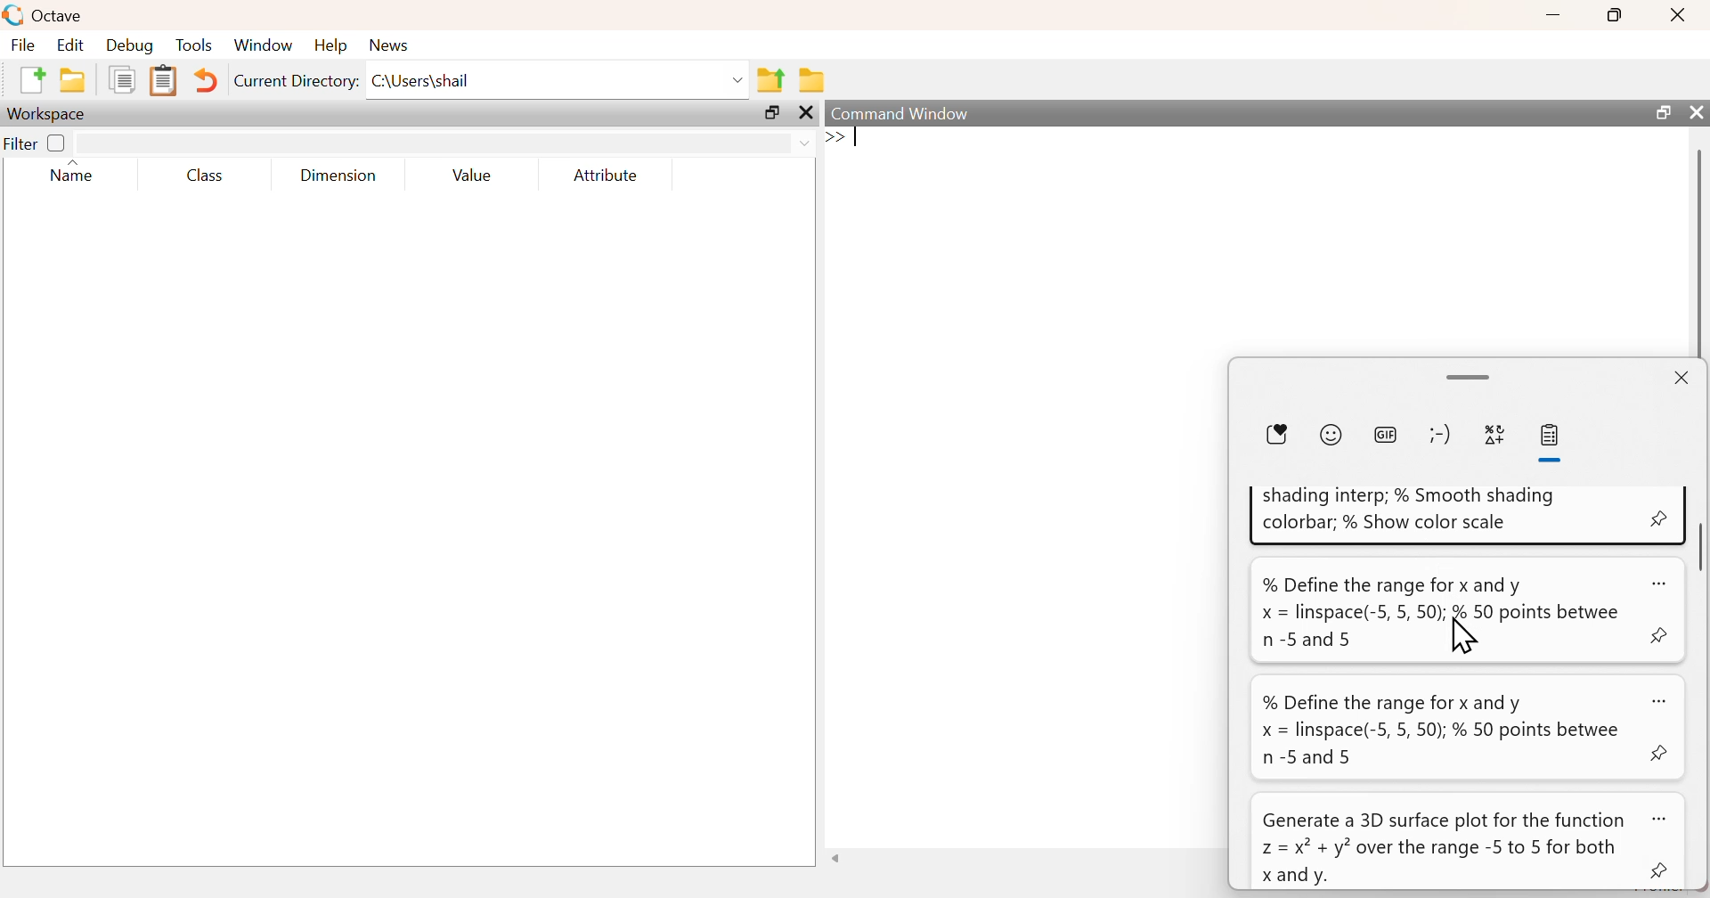 The image size is (1710, 898). What do you see at coordinates (1699, 543) in the screenshot?
I see `scroll bar` at bounding box center [1699, 543].